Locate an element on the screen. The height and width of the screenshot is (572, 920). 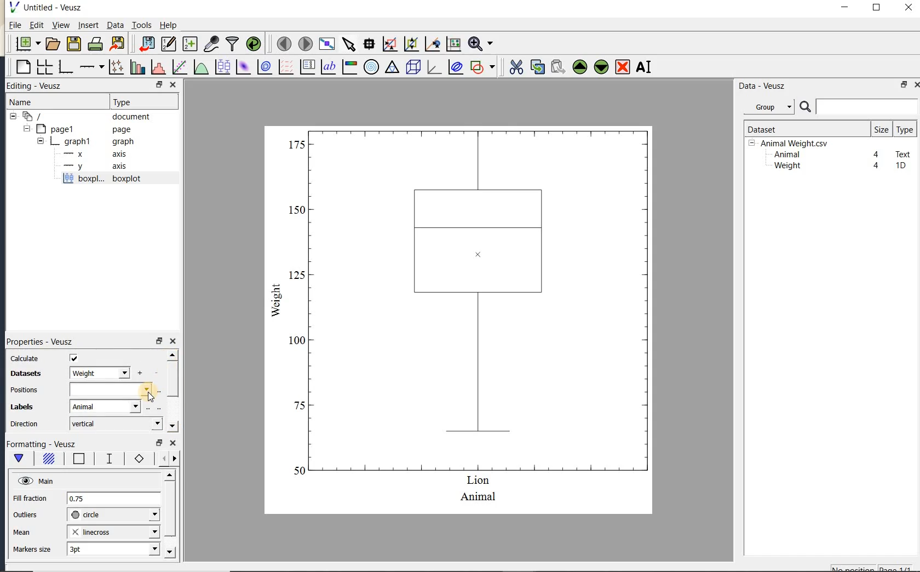
weight is located at coordinates (101, 373).